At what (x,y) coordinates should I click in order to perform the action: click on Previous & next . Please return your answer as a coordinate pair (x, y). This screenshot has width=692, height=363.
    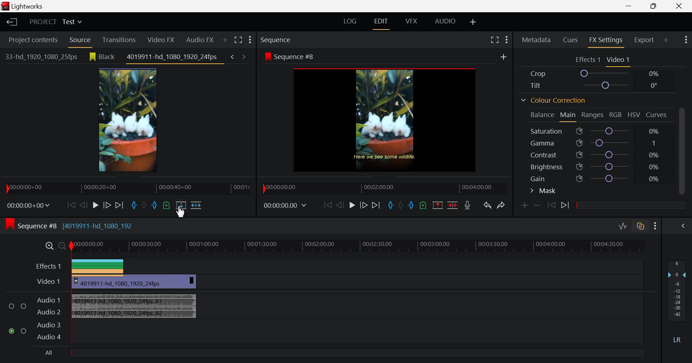
    Looking at the image, I should click on (239, 56).